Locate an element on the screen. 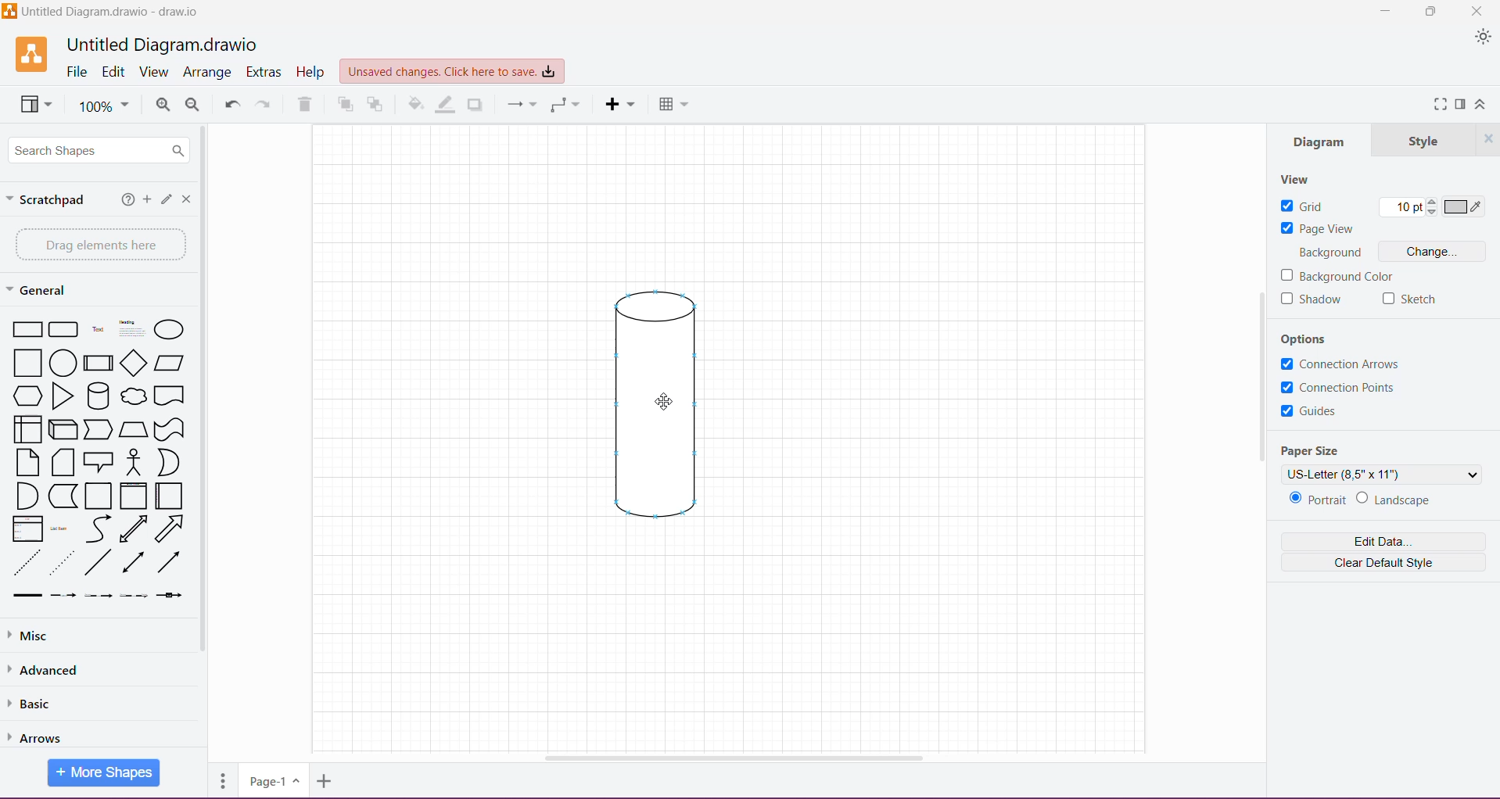 The width and height of the screenshot is (1500, 799). Application Logo is located at coordinates (23, 55).